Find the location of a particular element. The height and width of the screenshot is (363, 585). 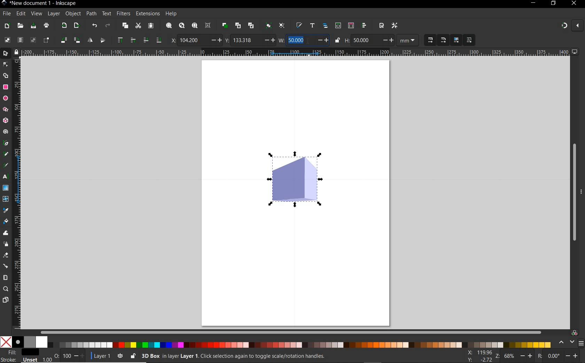

cut is located at coordinates (138, 25).